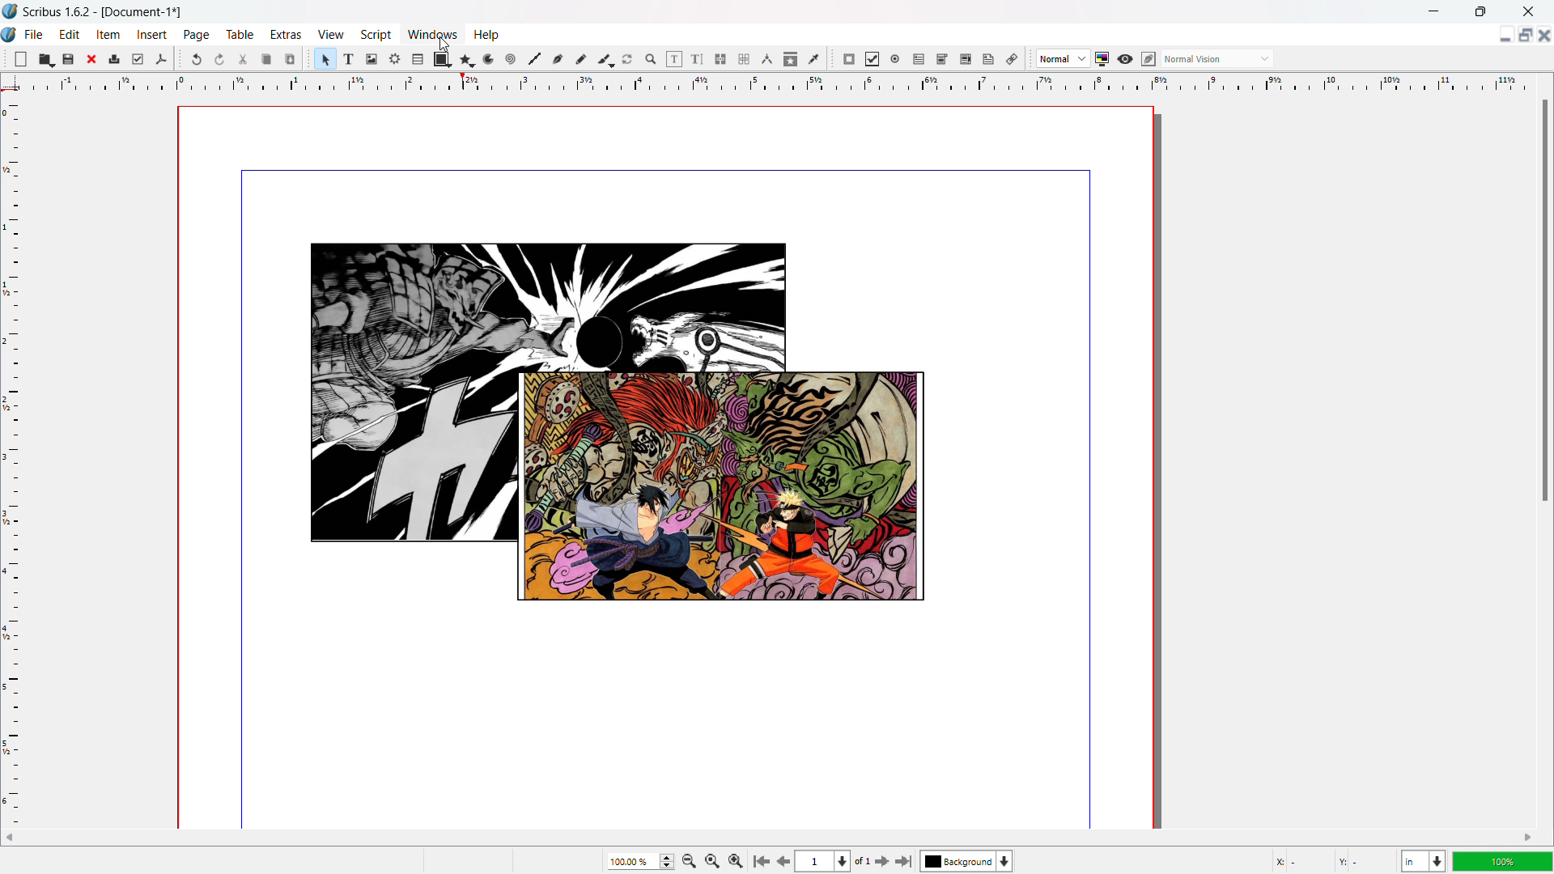 The image size is (1554, 874). What do you see at coordinates (291, 59) in the screenshot?
I see `paste` at bounding box center [291, 59].